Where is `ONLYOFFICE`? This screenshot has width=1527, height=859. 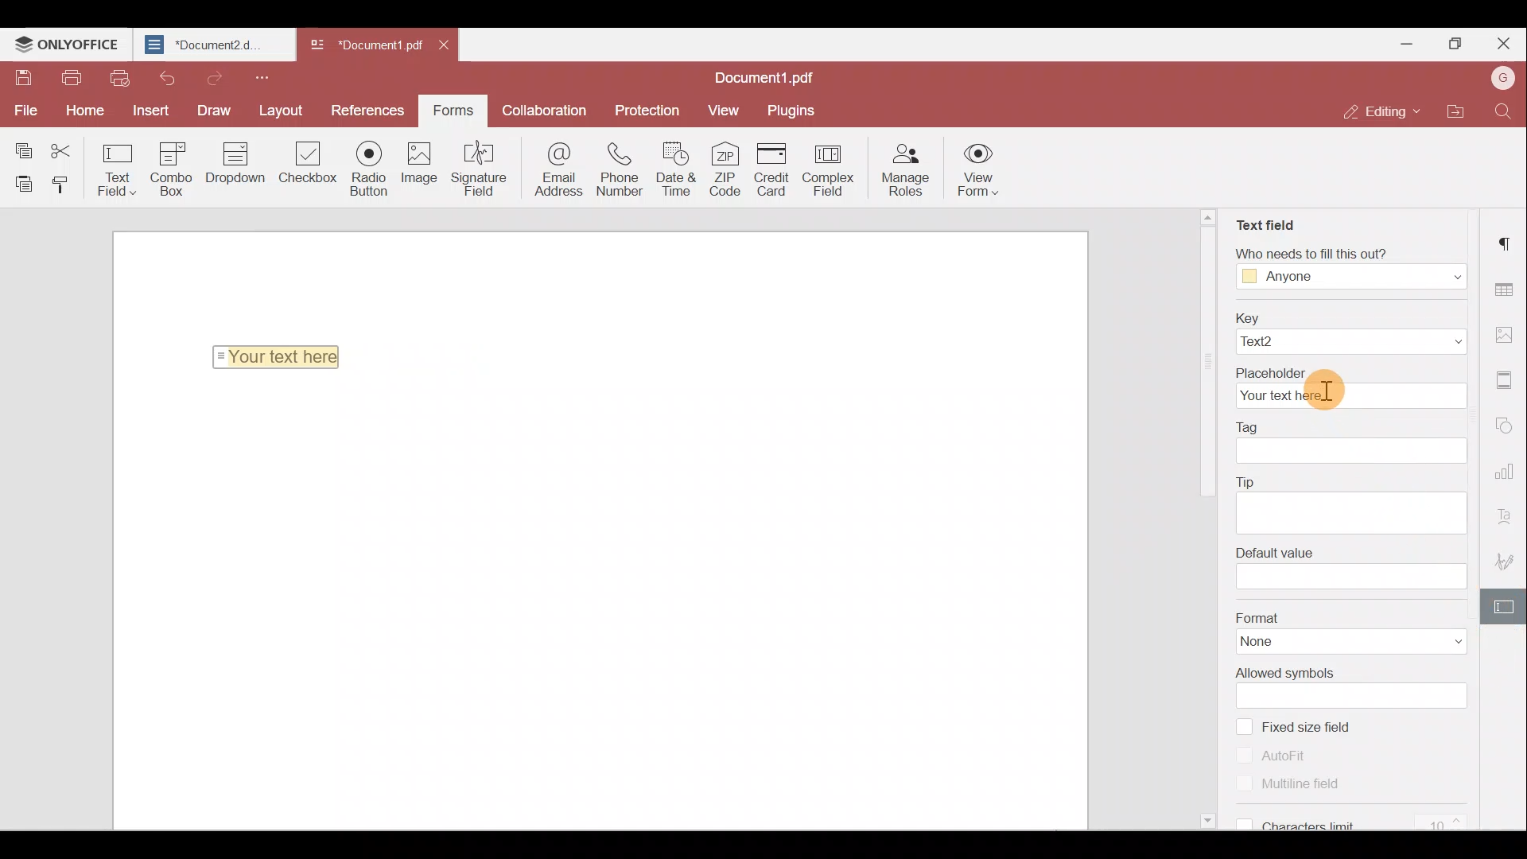
ONLYOFFICE is located at coordinates (67, 44).